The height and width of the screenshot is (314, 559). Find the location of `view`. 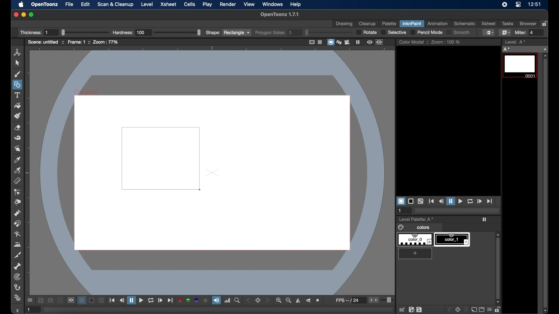

view is located at coordinates (250, 4).